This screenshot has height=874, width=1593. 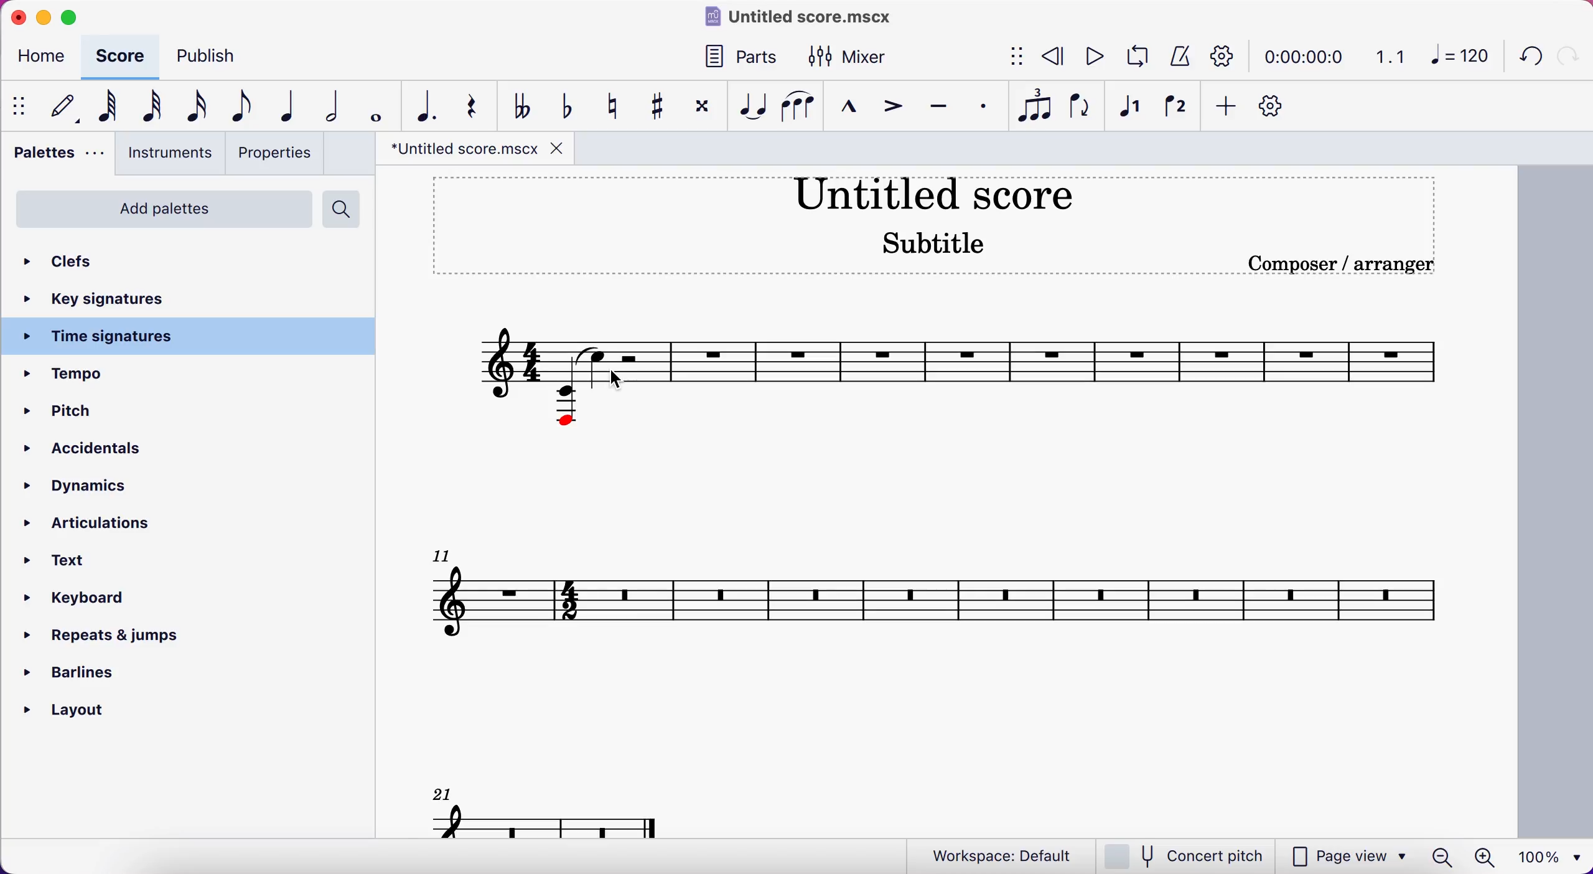 What do you see at coordinates (91, 675) in the screenshot?
I see `barlines` at bounding box center [91, 675].